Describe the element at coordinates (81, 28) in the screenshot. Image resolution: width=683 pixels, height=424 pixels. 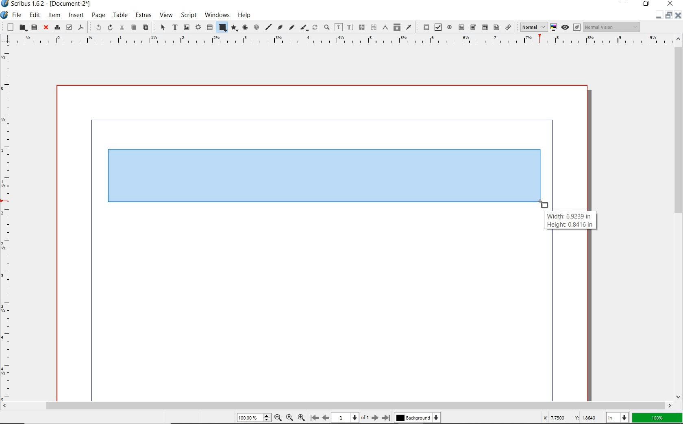
I see `save as pdf` at that location.